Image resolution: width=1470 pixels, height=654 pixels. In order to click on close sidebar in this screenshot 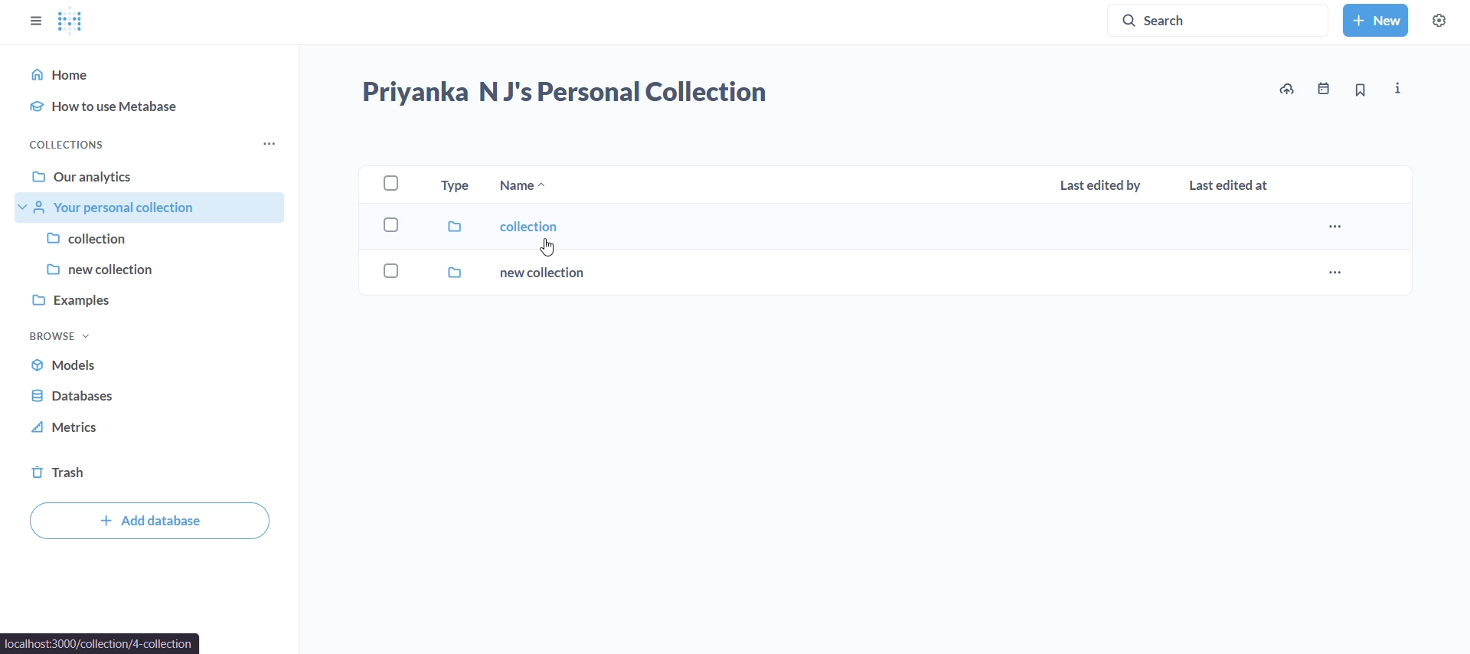, I will do `click(34, 21)`.